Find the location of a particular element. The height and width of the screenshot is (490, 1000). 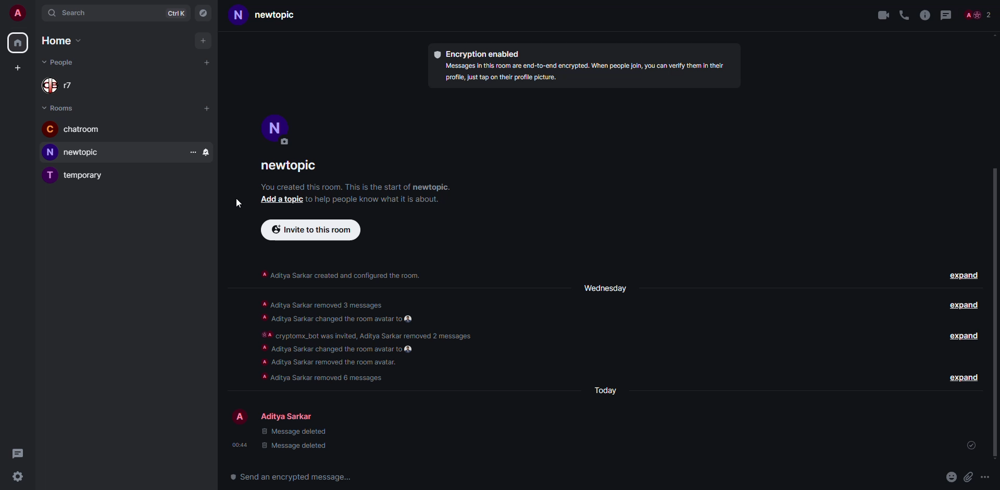

day is located at coordinates (607, 390).